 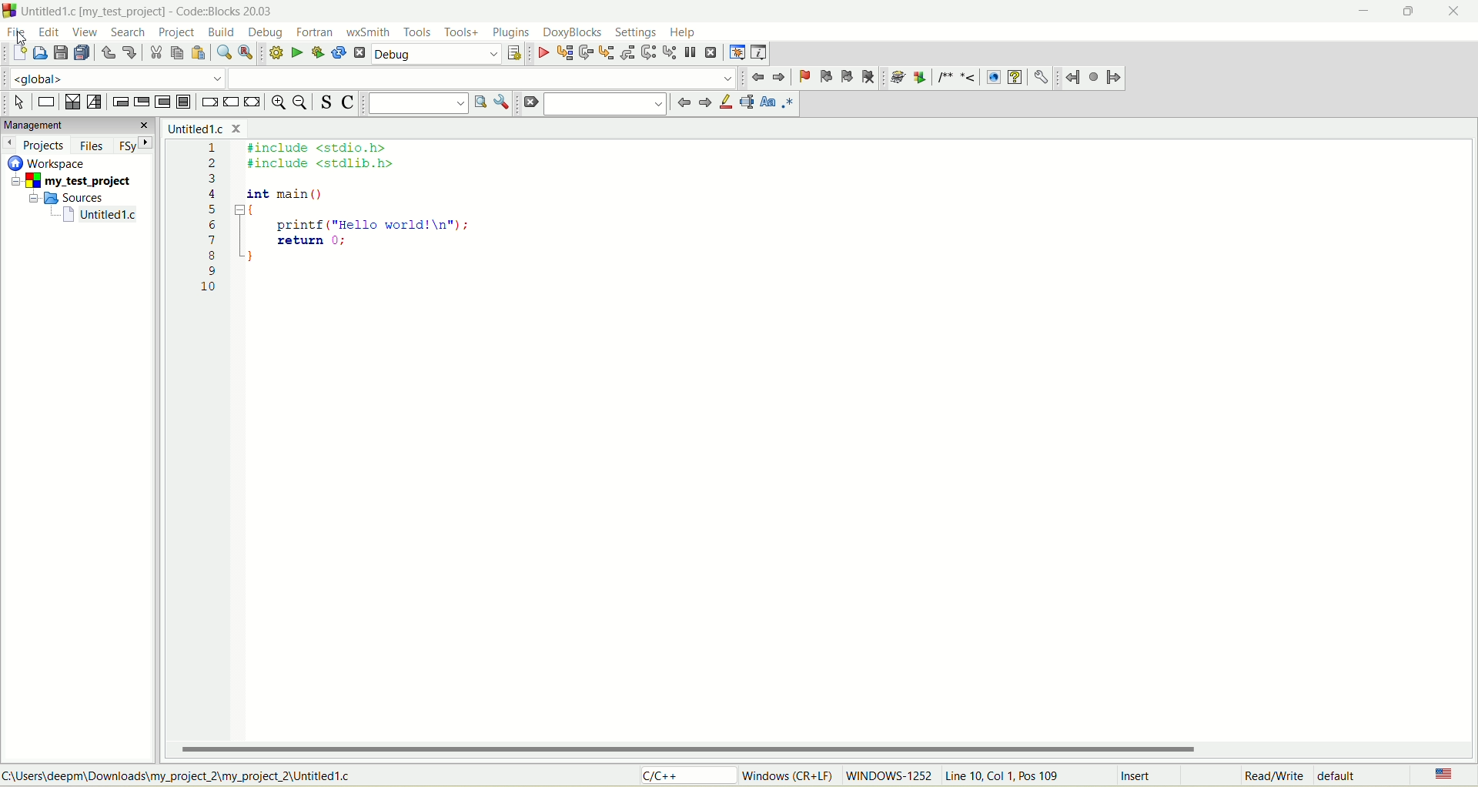 What do you see at coordinates (895, 78) in the screenshot?
I see `doxywizard` at bounding box center [895, 78].